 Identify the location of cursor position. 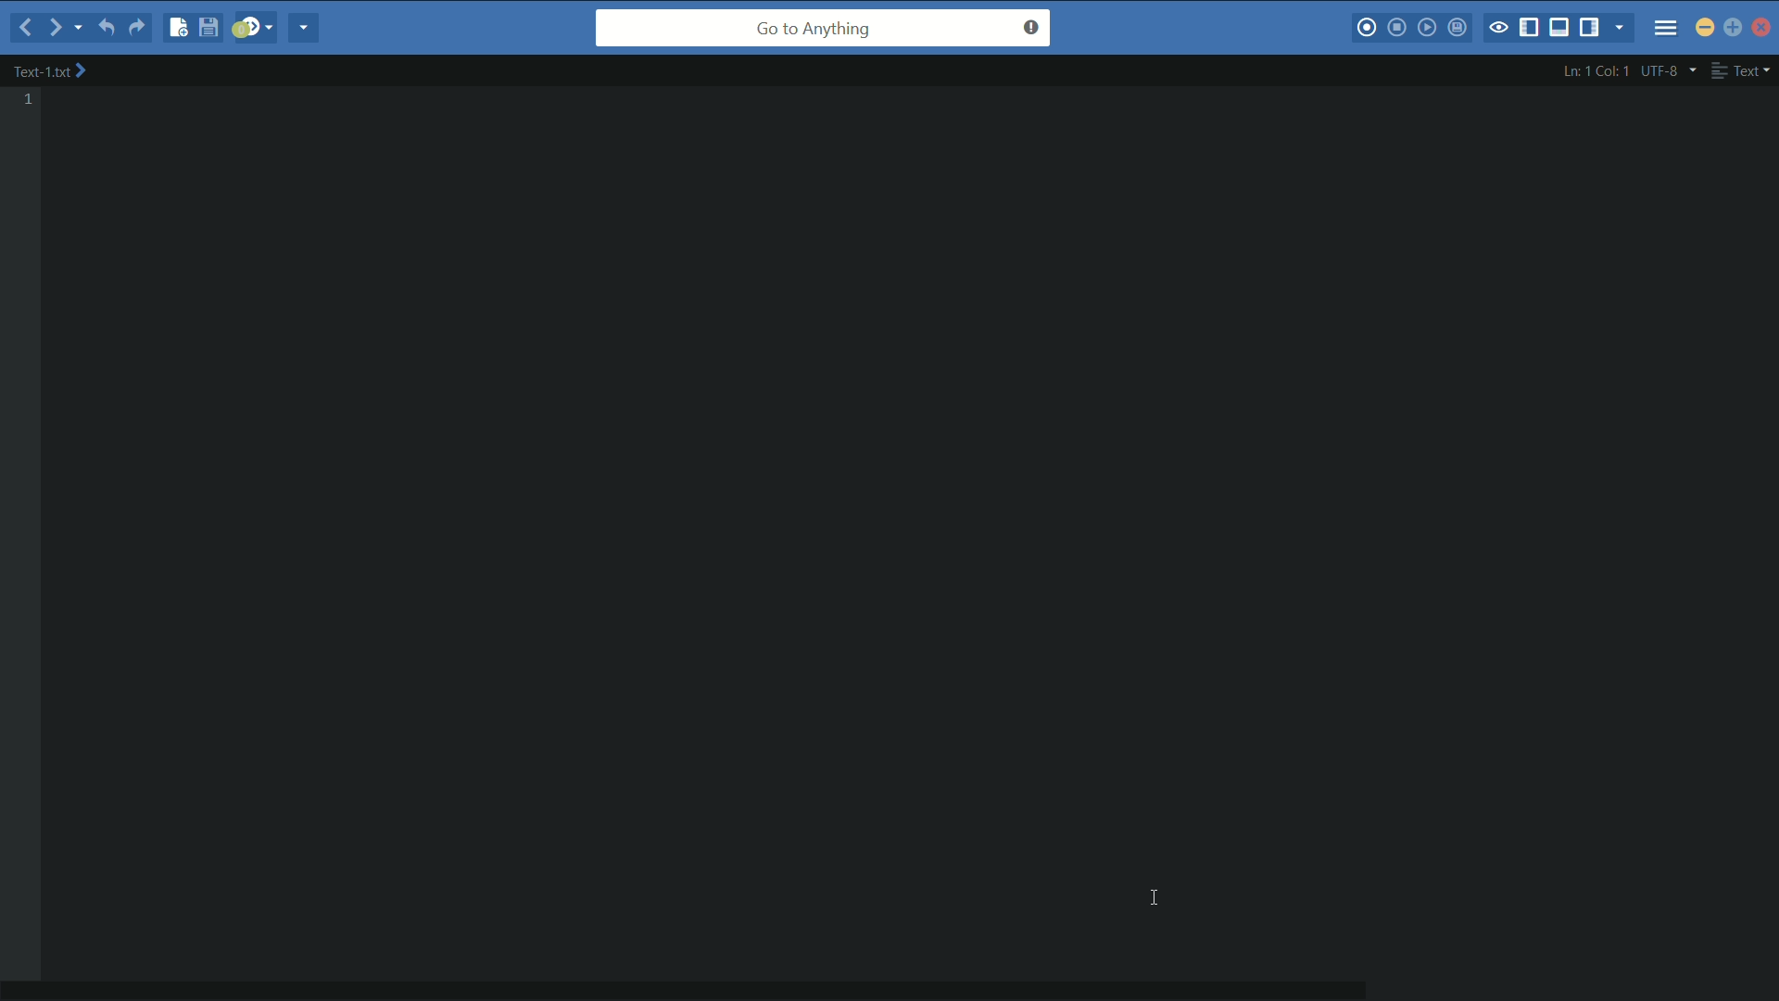
(1594, 70).